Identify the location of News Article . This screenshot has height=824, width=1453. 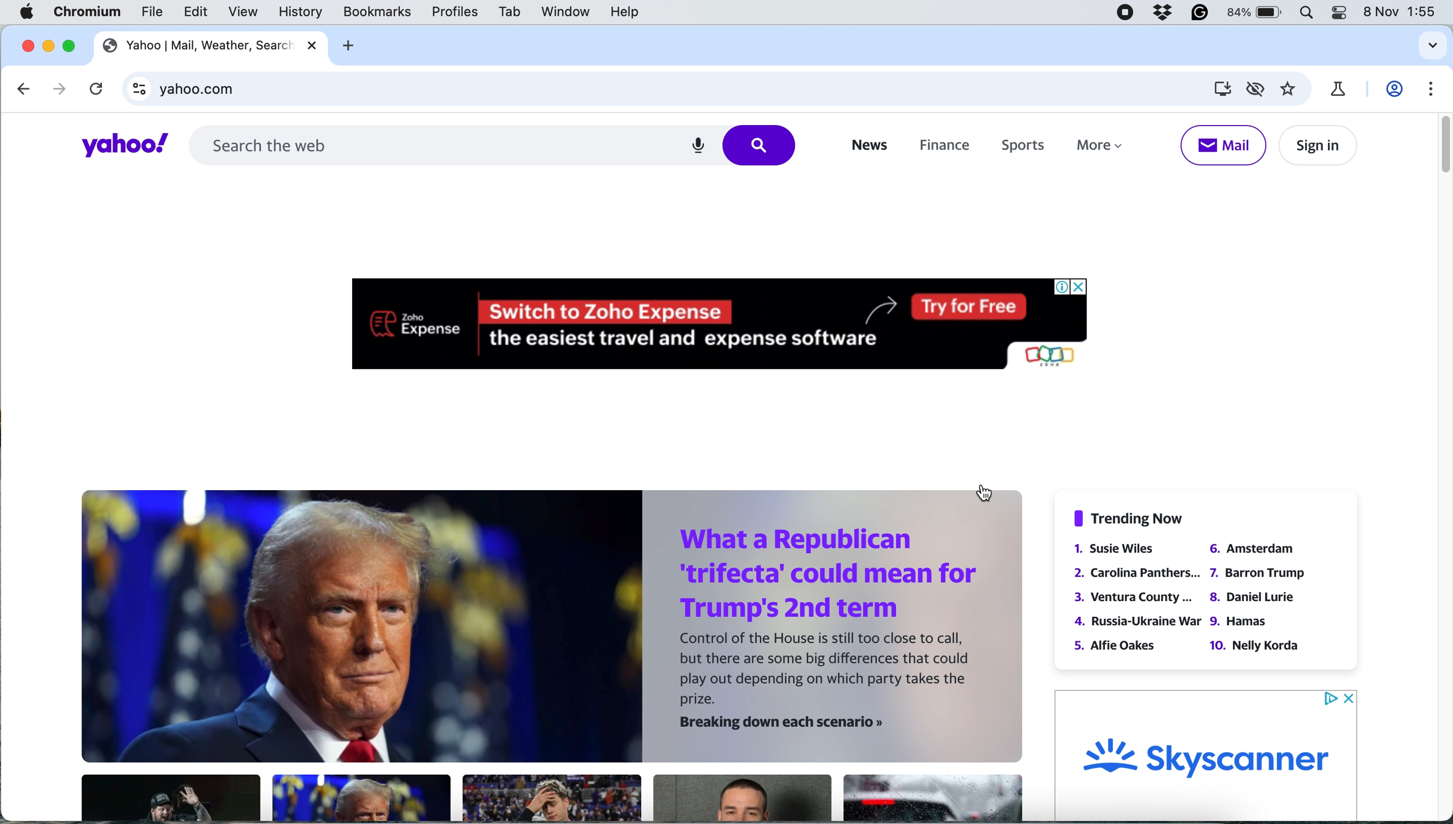
(362, 799).